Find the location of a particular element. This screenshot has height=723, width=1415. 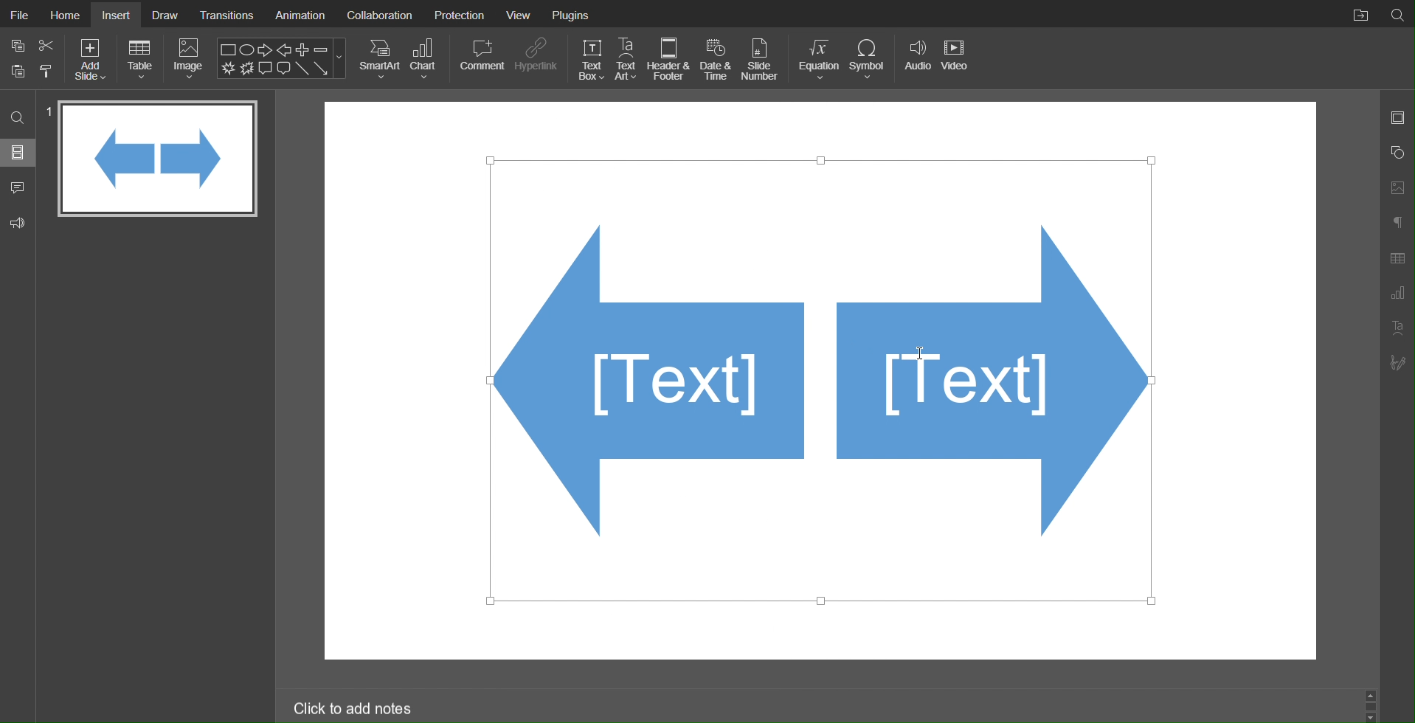

down is located at coordinates (1371, 716).